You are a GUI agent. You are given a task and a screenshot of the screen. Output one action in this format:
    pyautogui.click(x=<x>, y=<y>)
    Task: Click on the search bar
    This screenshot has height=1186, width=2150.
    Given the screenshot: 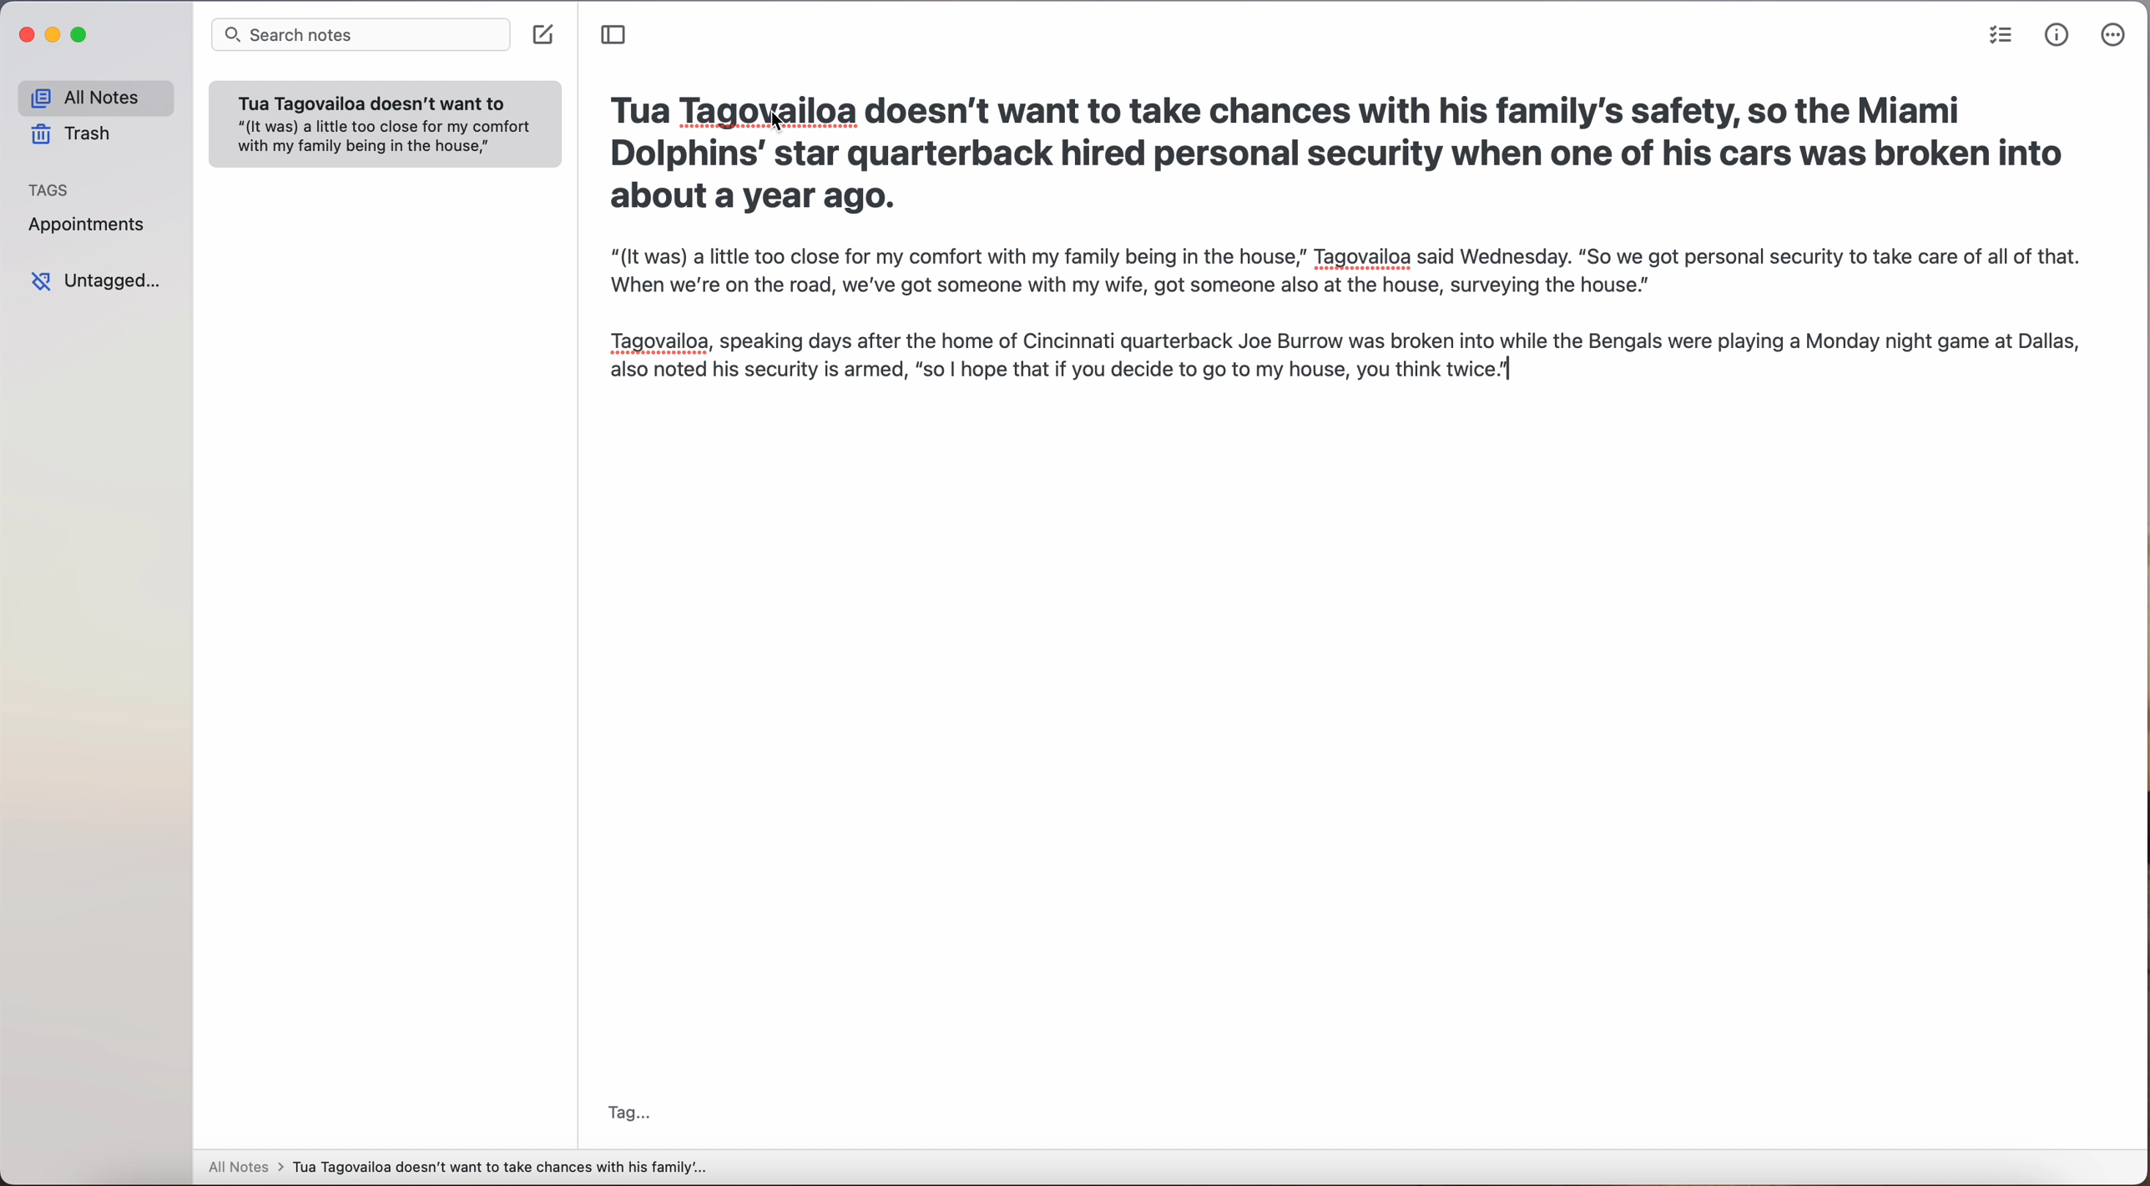 What is the action you would take?
    pyautogui.click(x=359, y=35)
    